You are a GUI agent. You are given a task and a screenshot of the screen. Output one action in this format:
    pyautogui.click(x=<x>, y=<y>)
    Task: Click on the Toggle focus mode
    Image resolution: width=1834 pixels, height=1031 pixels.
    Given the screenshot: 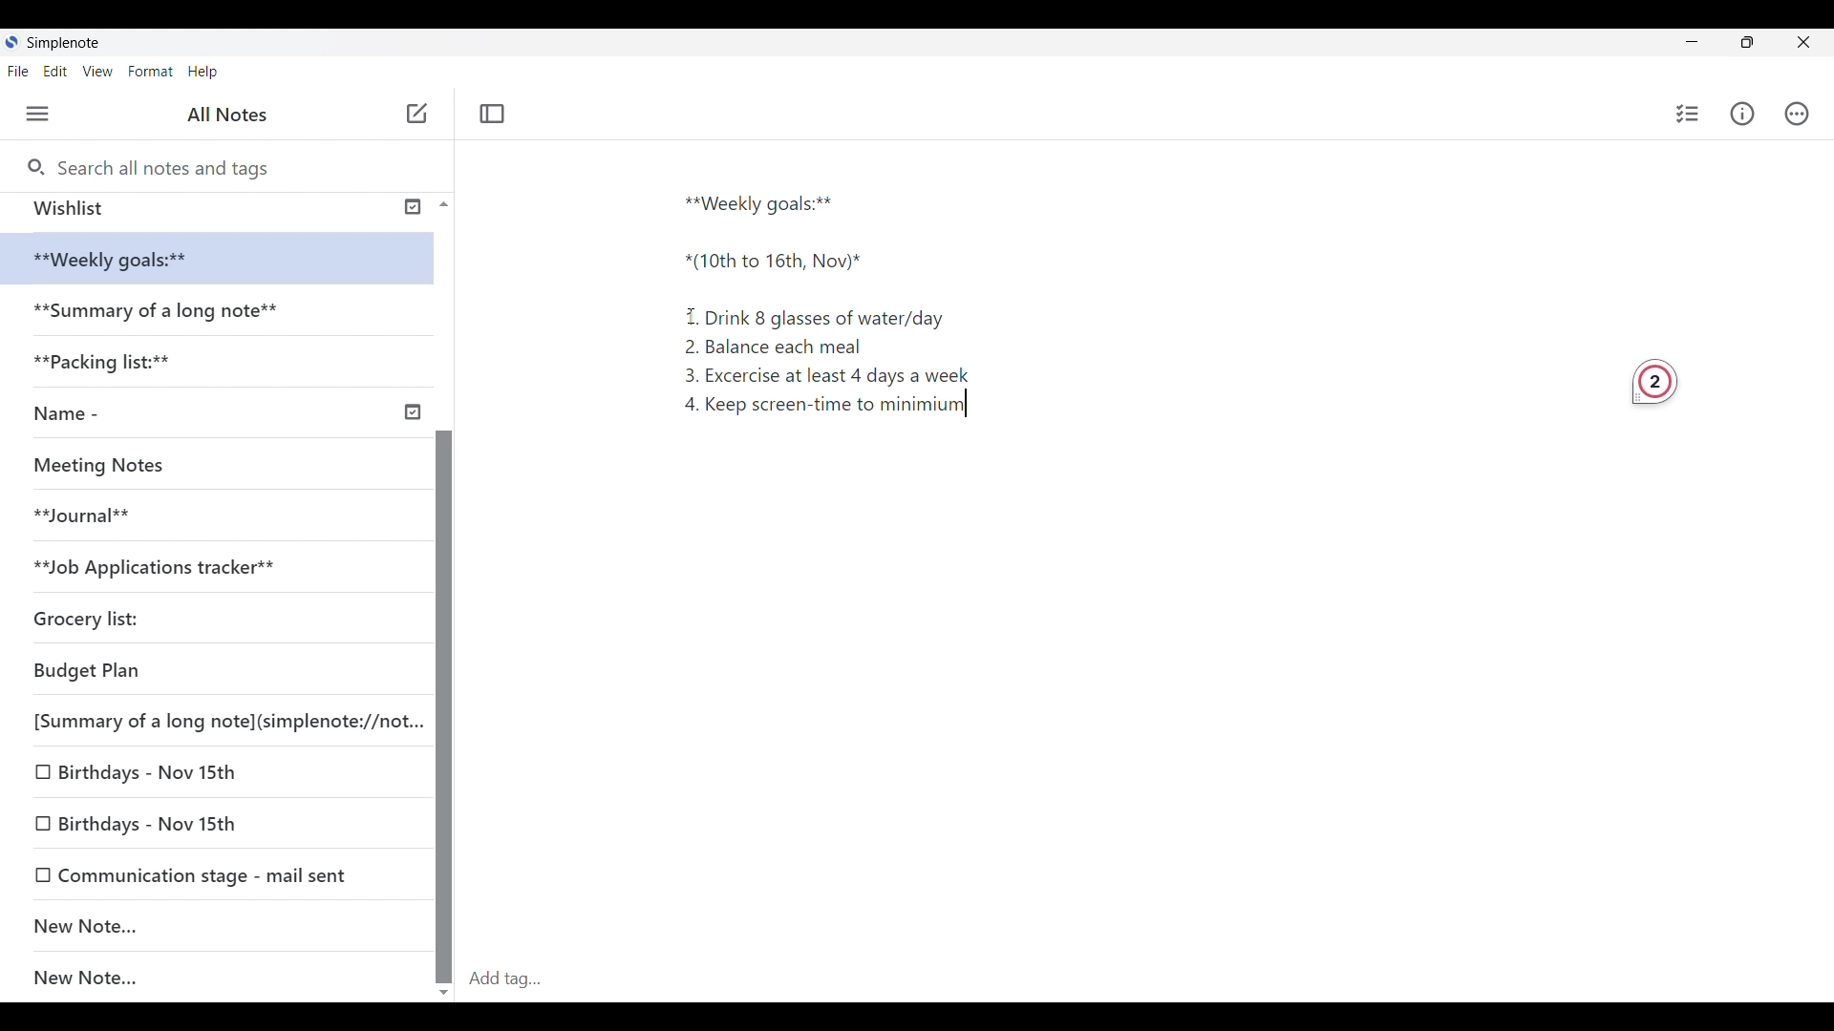 What is the action you would take?
    pyautogui.click(x=495, y=113)
    